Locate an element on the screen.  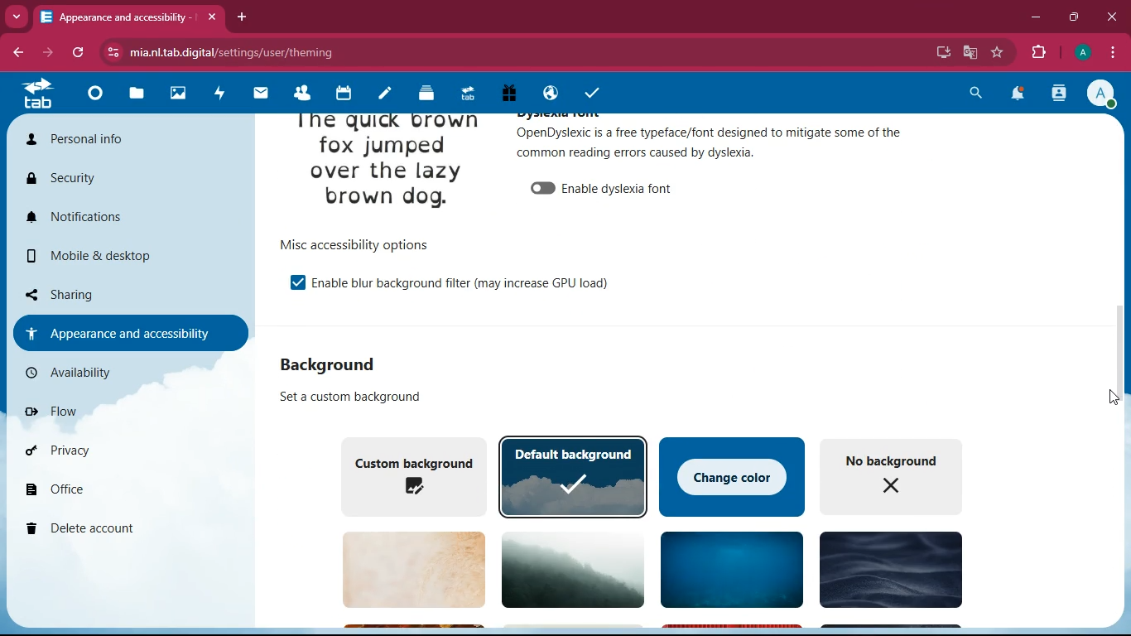
tab is located at coordinates (38, 94).